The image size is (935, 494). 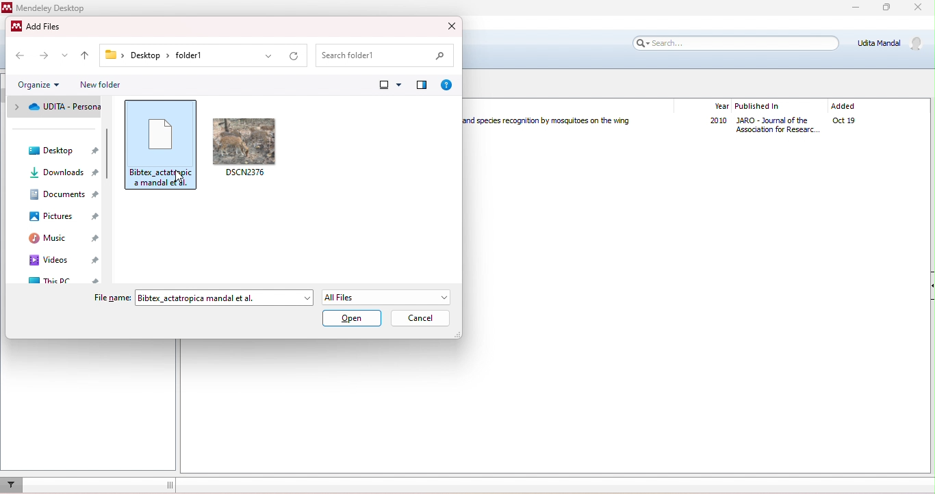 What do you see at coordinates (112, 298) in the screenshot?
I see `File name:` at bounding box center [112, 298].